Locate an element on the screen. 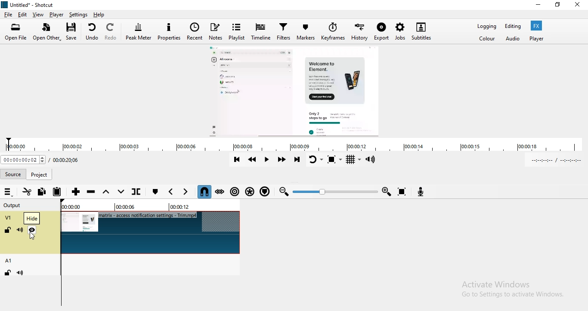 The height and width of the screenshot is (311, 588). In point is located at coordinates (557, 161).